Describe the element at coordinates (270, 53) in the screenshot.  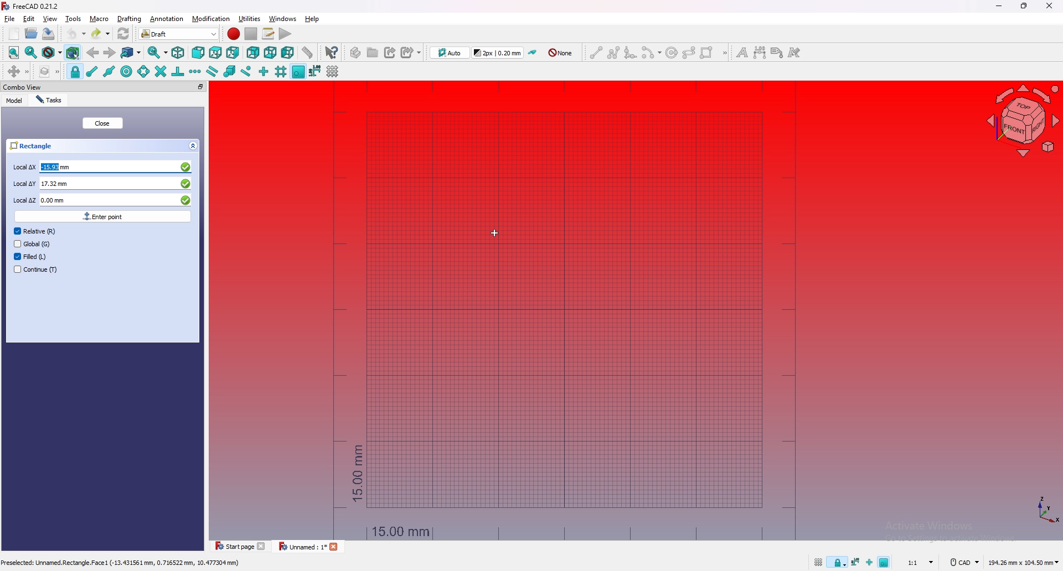
I see `bottom` at that location.